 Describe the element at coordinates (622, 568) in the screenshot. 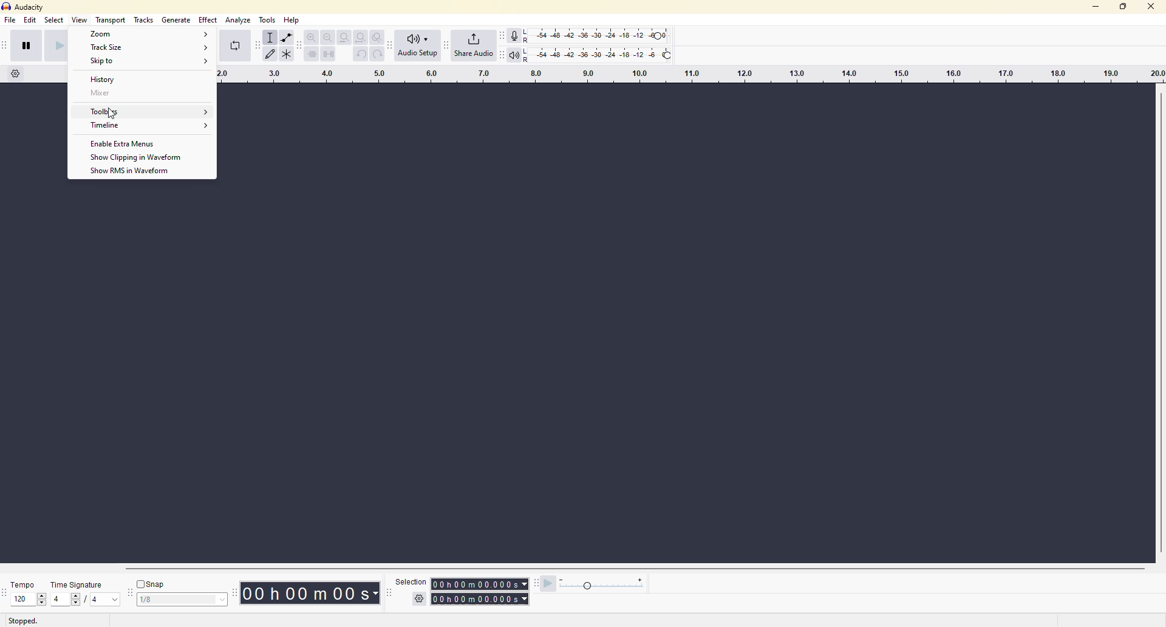

I see `Horizontal scrollbar` at that location.